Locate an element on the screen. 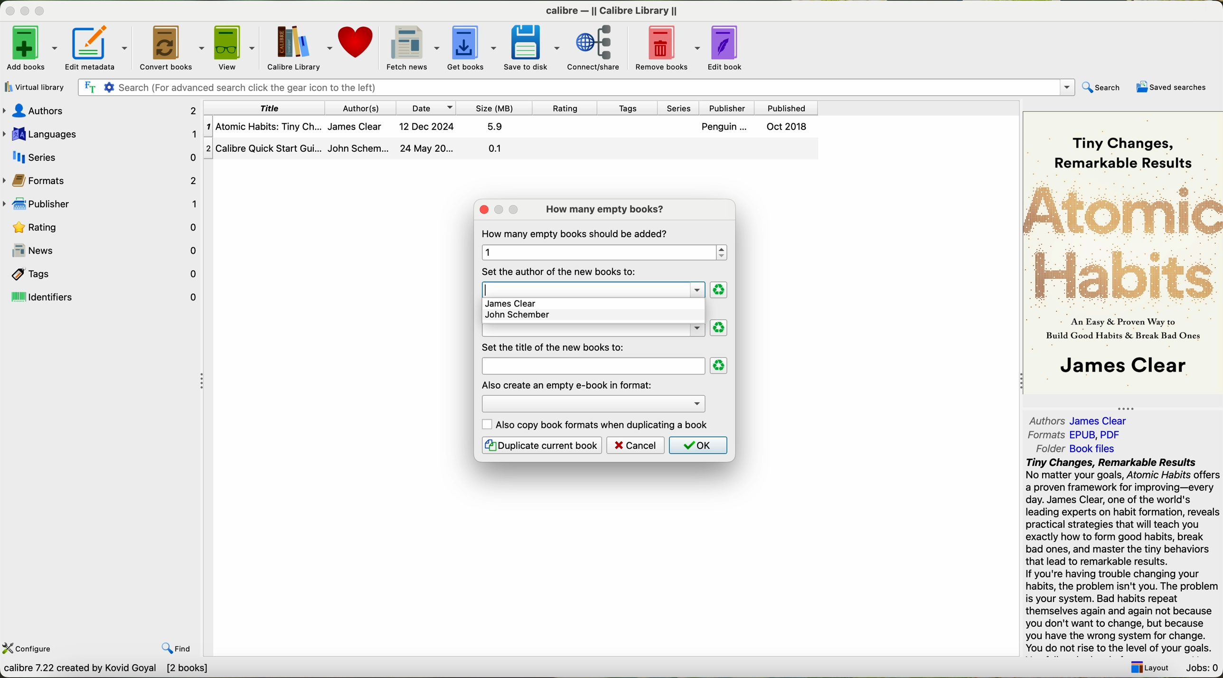 The height and width of the screenshot is (678, 1223). set the title of the new book is located at coordinates (556, 347).